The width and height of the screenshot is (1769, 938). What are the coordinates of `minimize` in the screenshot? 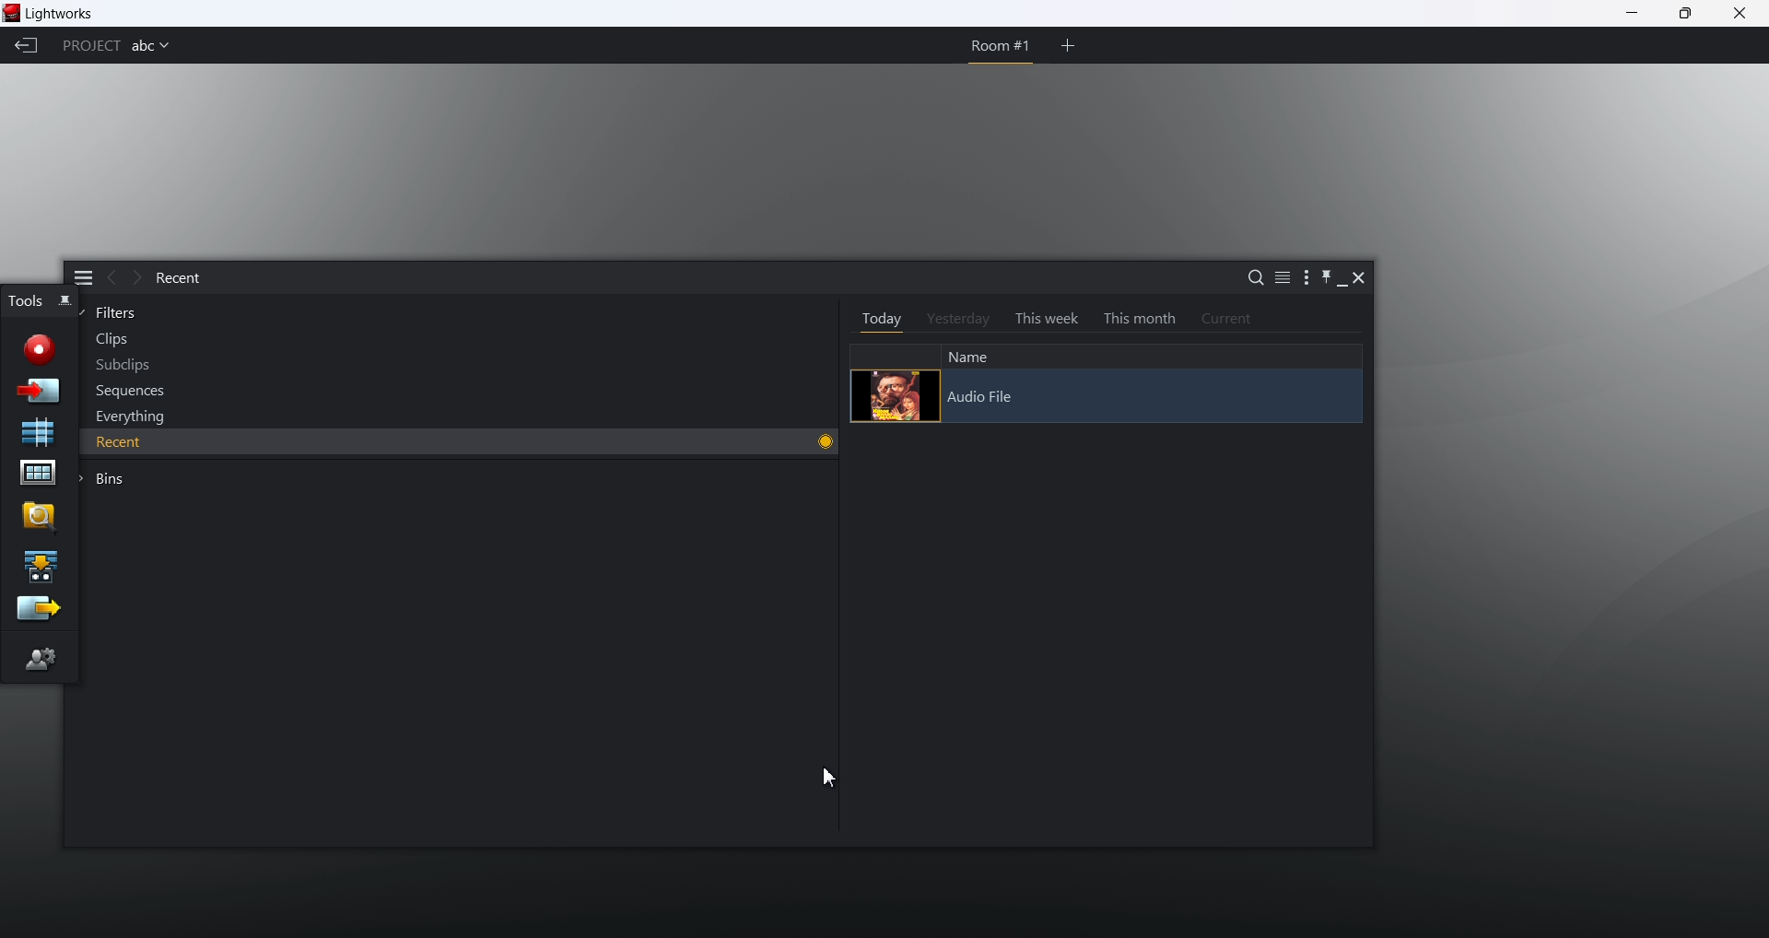 It's located at (1633, 15).